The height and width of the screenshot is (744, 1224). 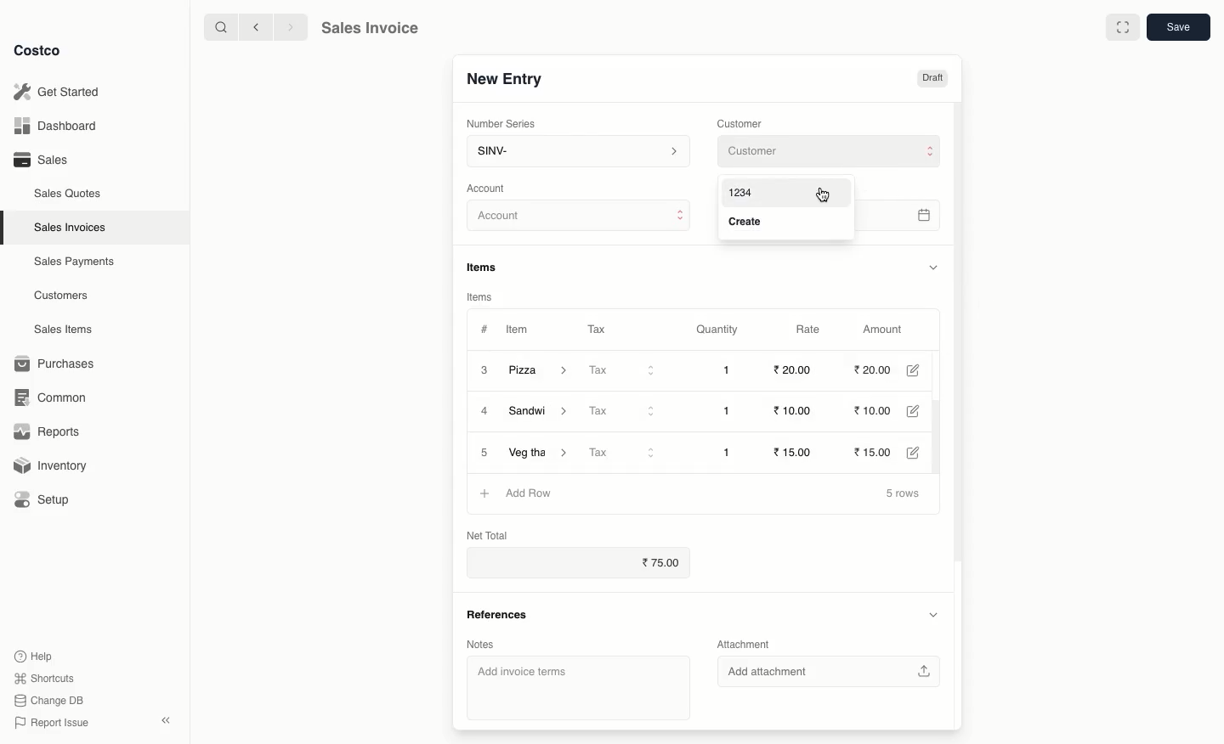 I want to click on Reports, so click(x=48, y=433).